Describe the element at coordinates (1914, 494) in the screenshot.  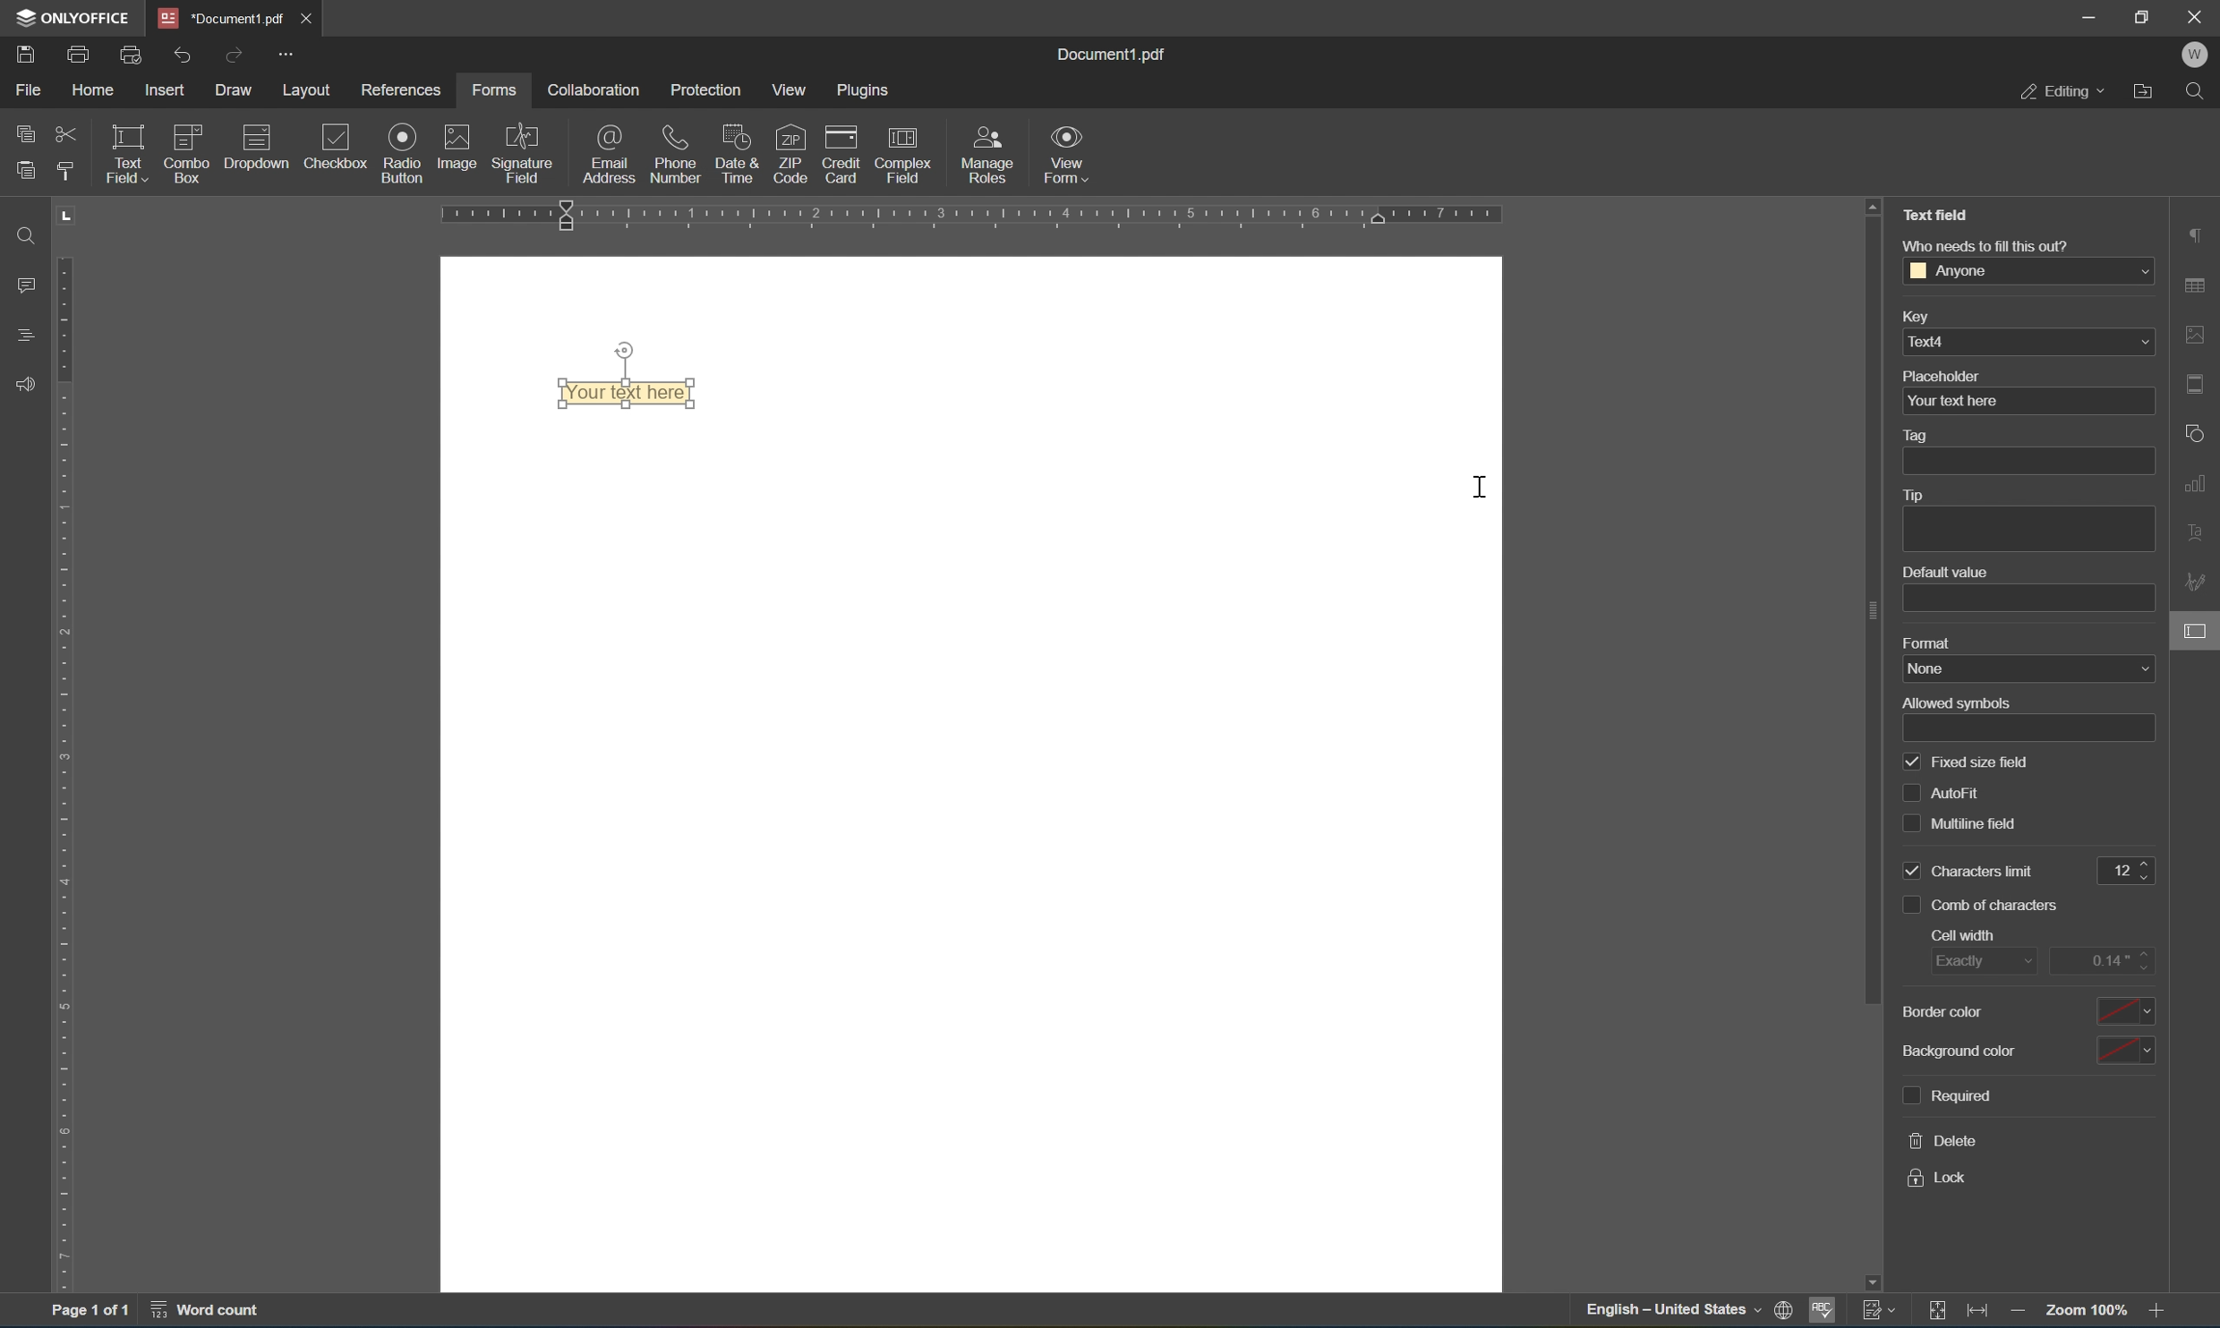
I see `tip` at that location.